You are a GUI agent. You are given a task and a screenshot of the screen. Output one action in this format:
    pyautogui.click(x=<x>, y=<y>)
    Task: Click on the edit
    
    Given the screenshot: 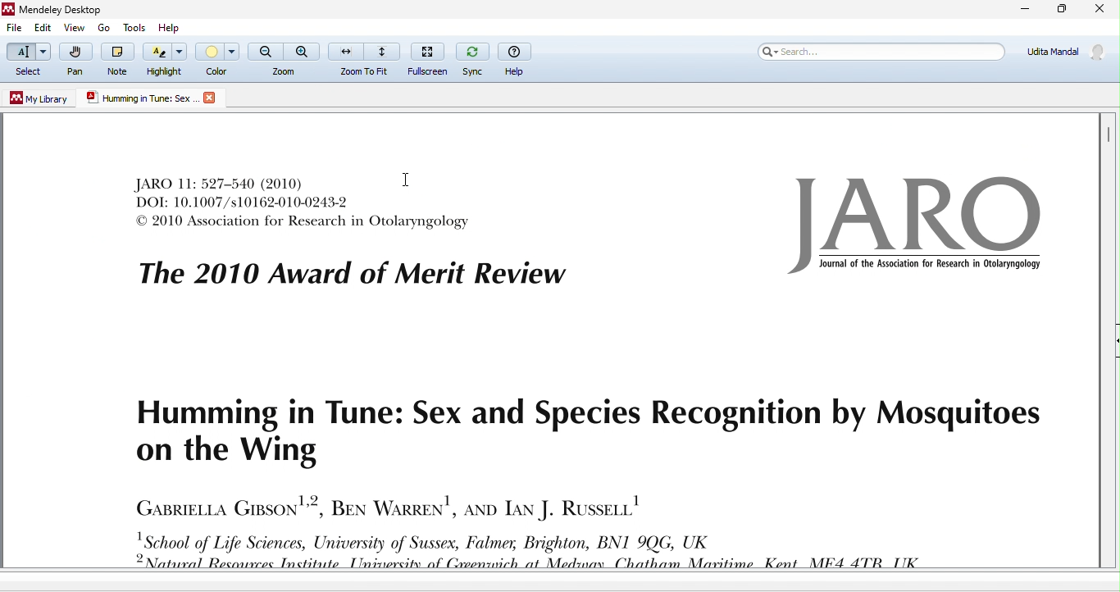 What is the action you would take?
    pyautogui.click(x=48, y=27)
    